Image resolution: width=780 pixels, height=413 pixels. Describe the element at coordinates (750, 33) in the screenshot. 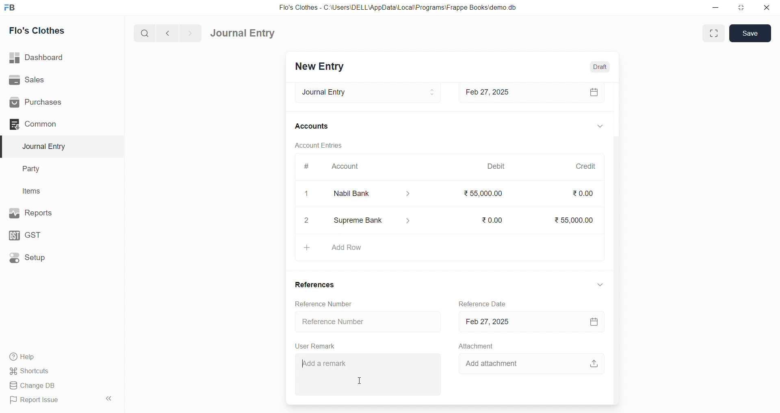

I see `Save` at that location.